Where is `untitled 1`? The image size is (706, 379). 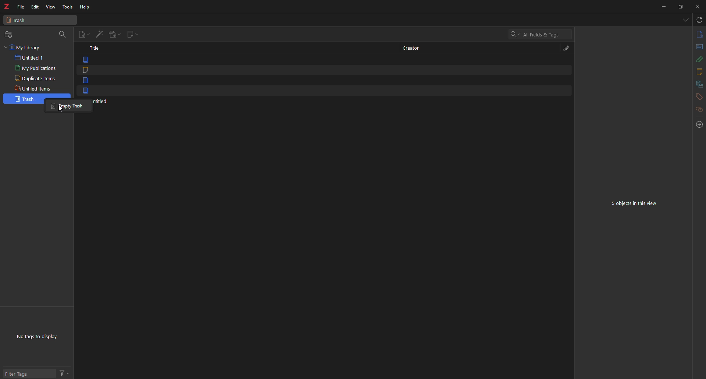 untitled 1 is located at coordinates (31, 58).